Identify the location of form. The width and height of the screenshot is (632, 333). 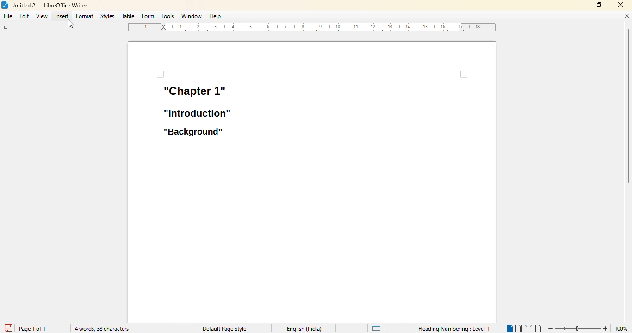
(148, 16).